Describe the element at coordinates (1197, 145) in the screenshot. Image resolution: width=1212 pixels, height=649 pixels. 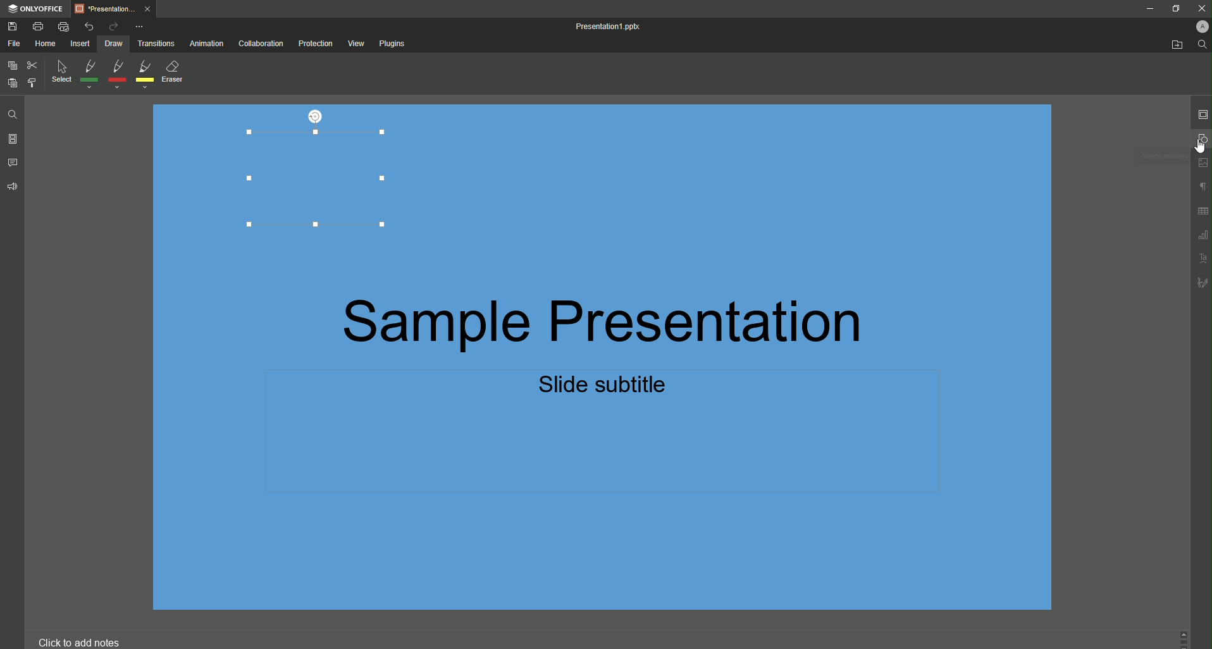
I see `Cursor` at that location.